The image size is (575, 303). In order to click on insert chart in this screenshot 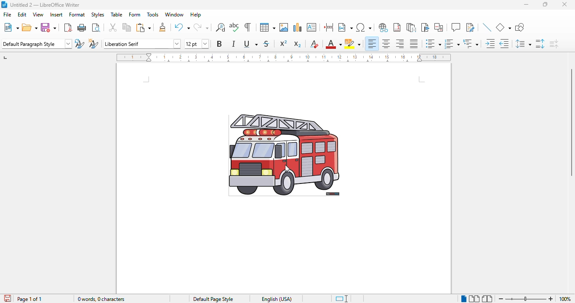, I will do `click(297, 27)`.